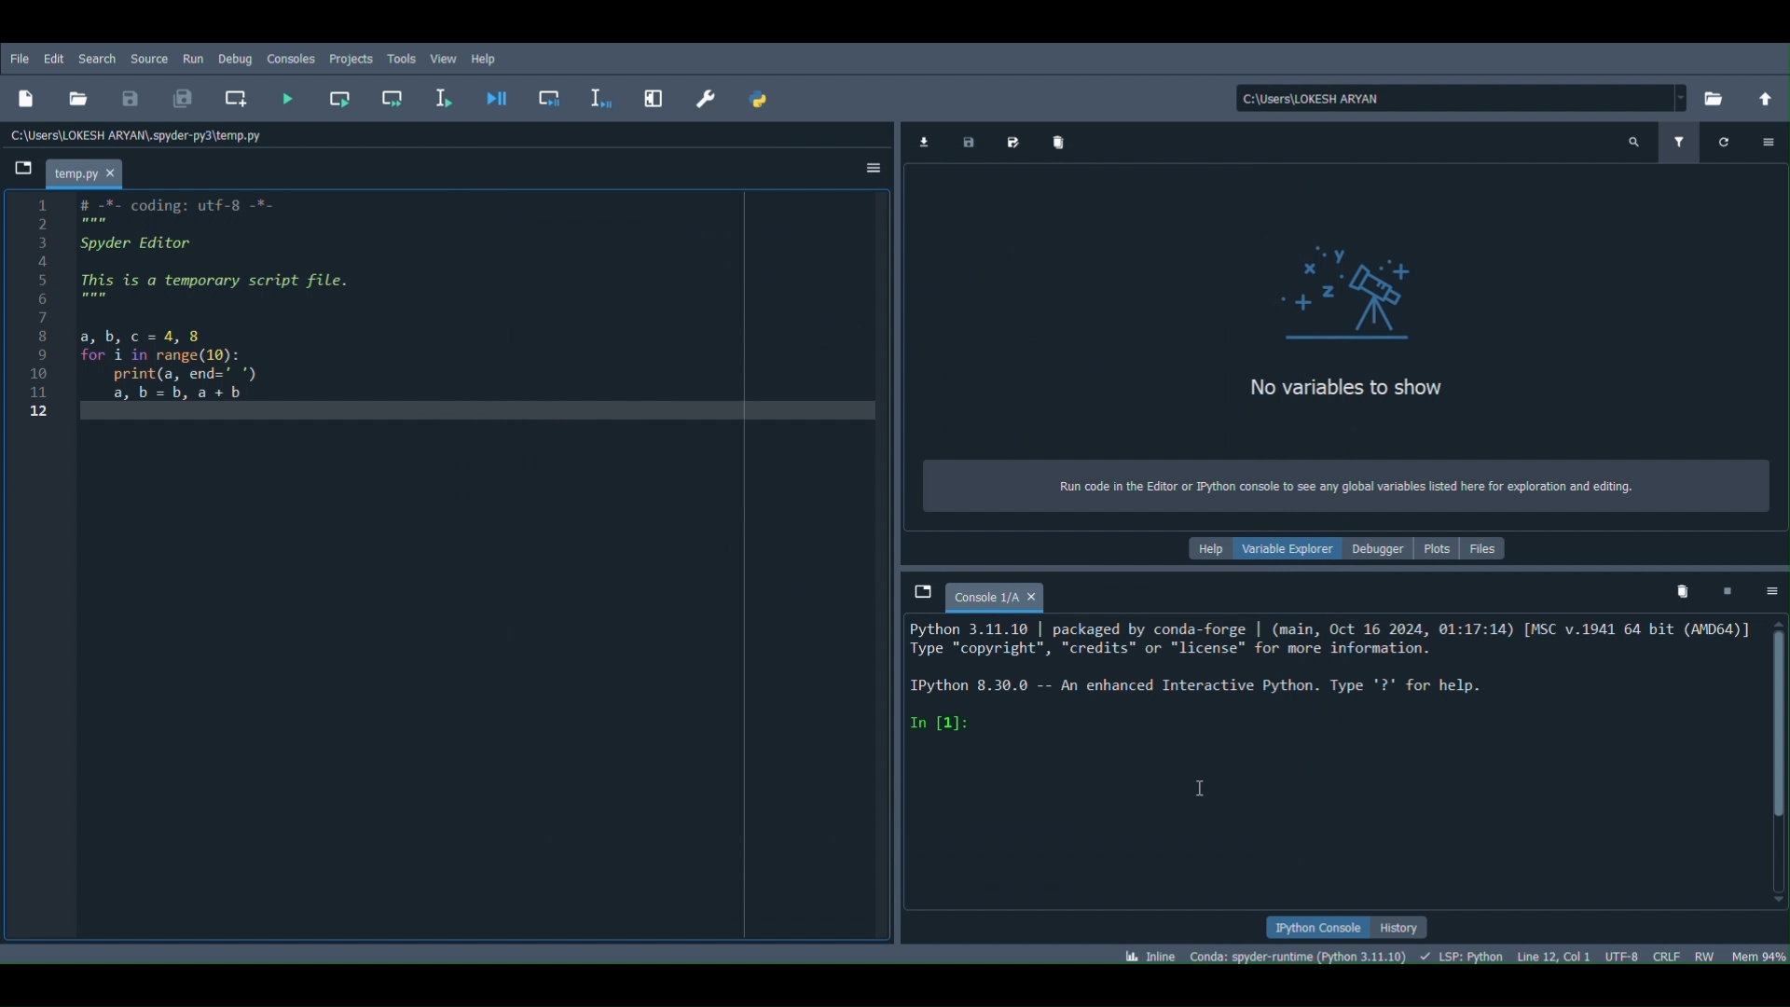  Describe the element at coordinates (1380, 549) in the screenshot. I see `Debugger` at that location.